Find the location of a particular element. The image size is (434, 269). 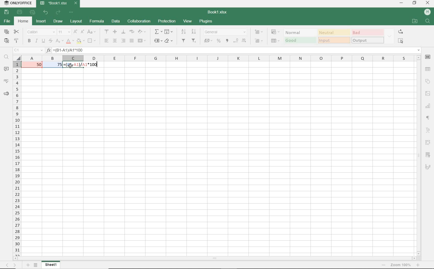

justified is located at coordinates (131, 40).